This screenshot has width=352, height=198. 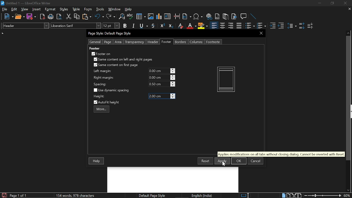 What do you see at coordinates (97, 161) in the screenshot?
I see `Help` at bounding box center [97, 161].